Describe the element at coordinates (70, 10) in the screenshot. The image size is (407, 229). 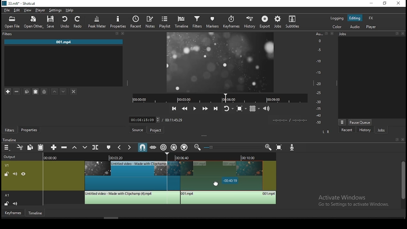
I see `help` at that location.